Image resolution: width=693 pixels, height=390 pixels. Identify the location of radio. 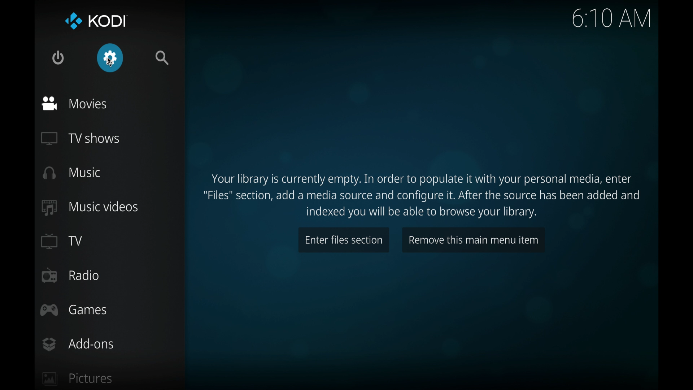
(70, 276).